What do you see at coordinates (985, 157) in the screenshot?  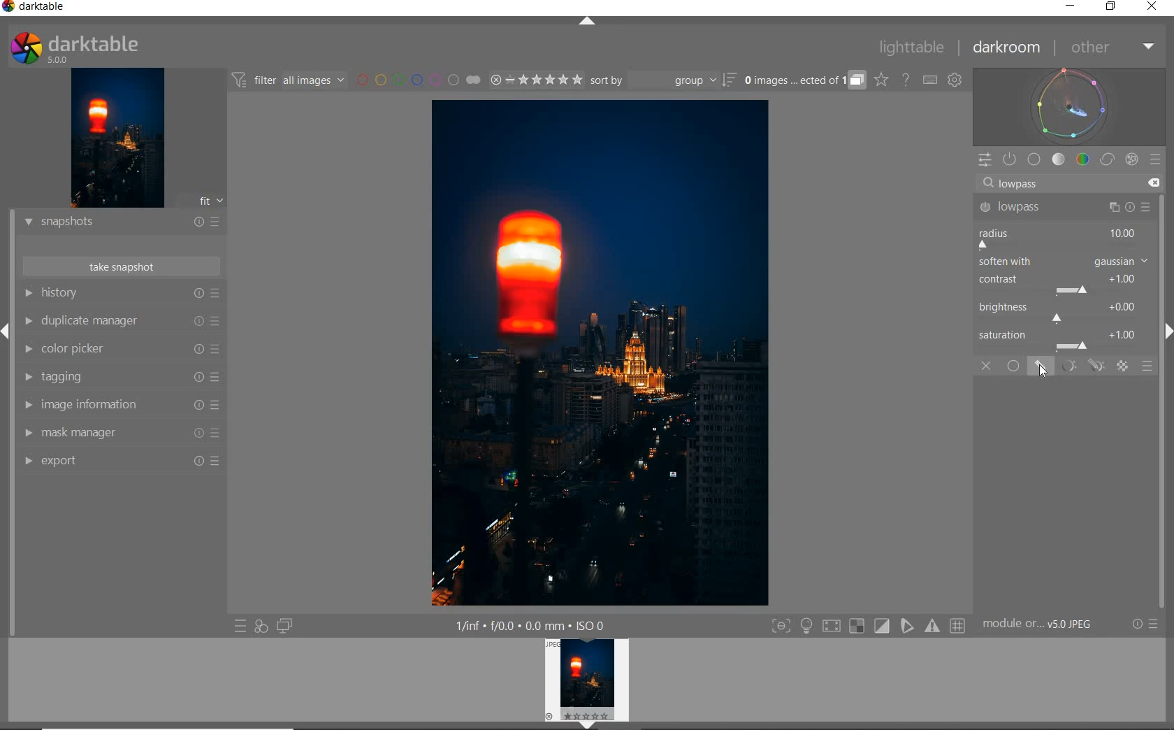 I see `QUICK ACCESS PANEL` at bounding box center [985, 157].